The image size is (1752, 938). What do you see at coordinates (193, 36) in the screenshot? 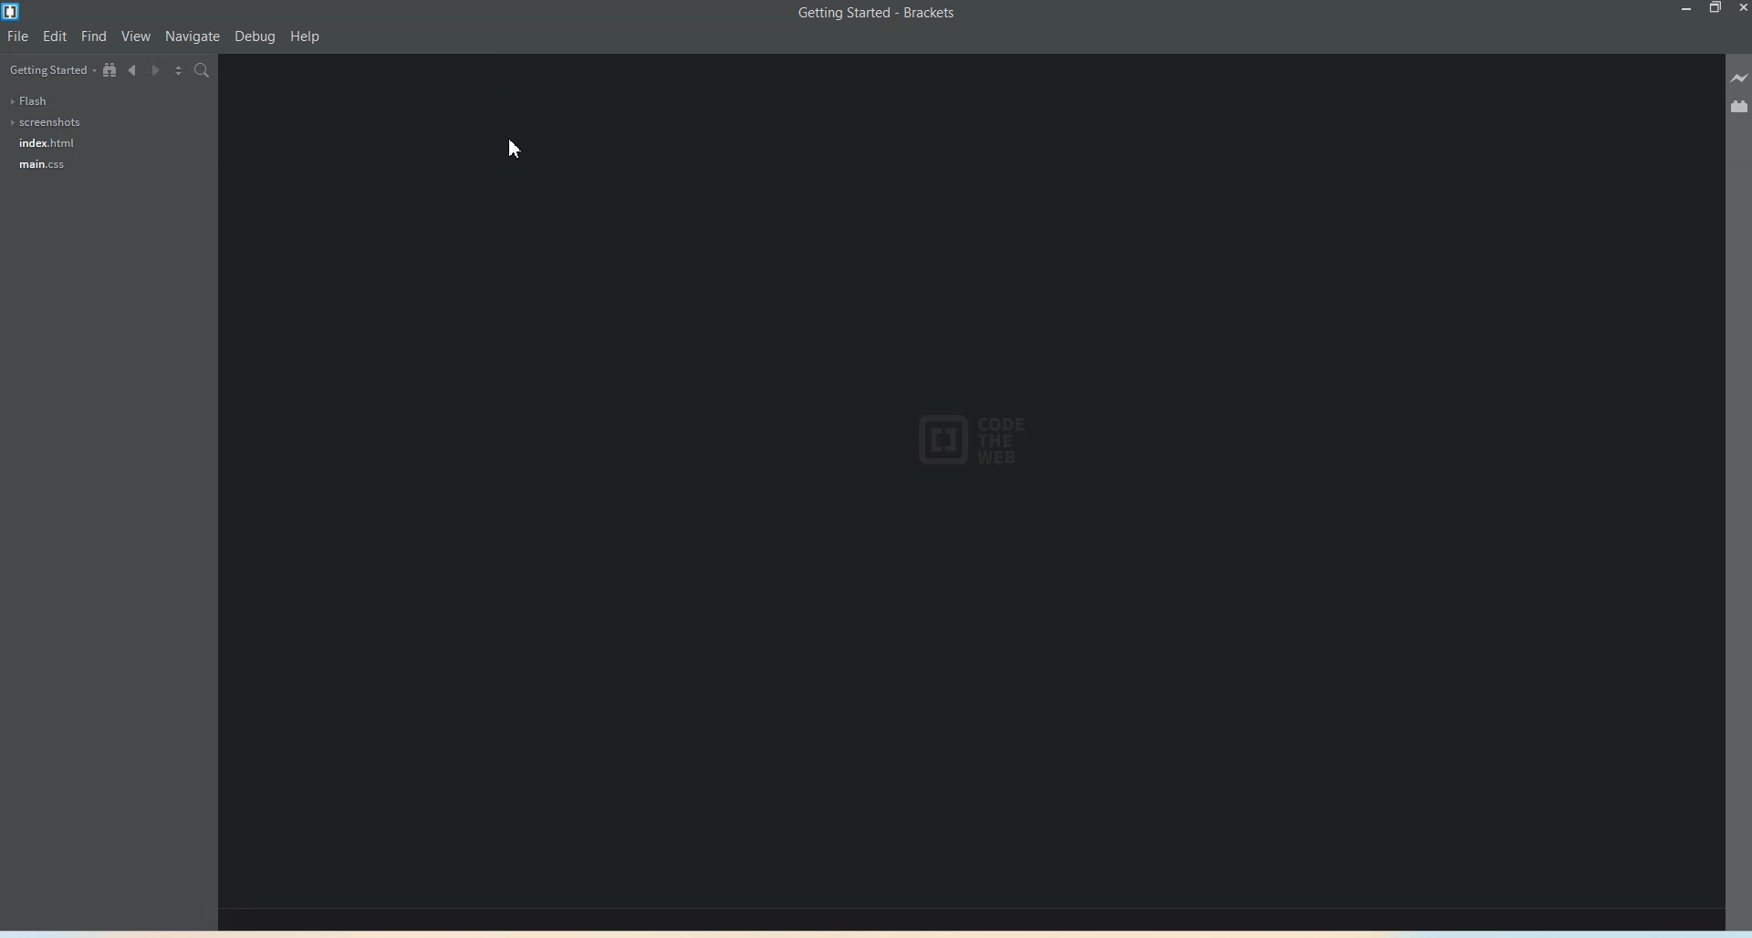
I see `Navigate` at bounding box center [193, 36].